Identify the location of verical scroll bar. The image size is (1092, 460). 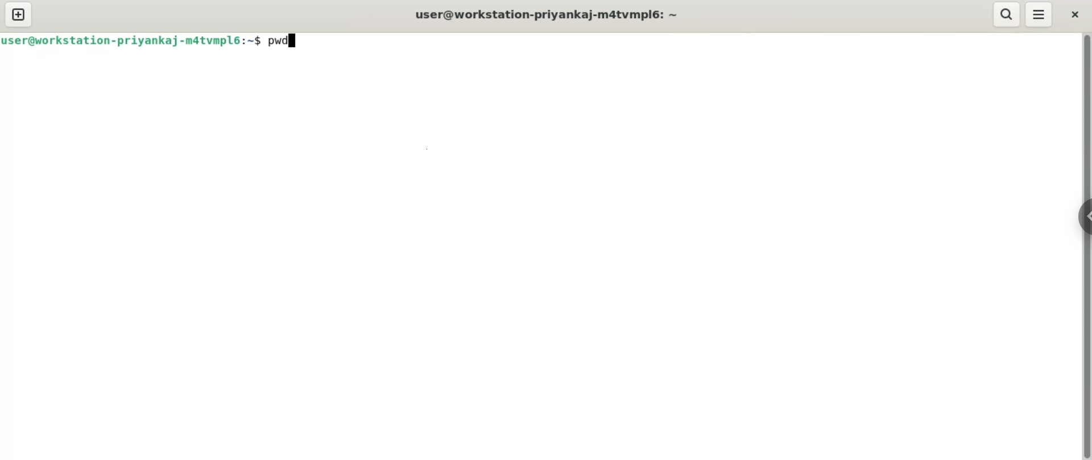
(1085, 245).